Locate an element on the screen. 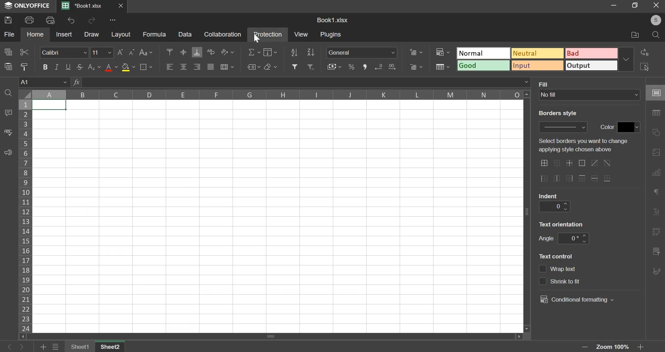  plugins is located at coordinates (331, 35).